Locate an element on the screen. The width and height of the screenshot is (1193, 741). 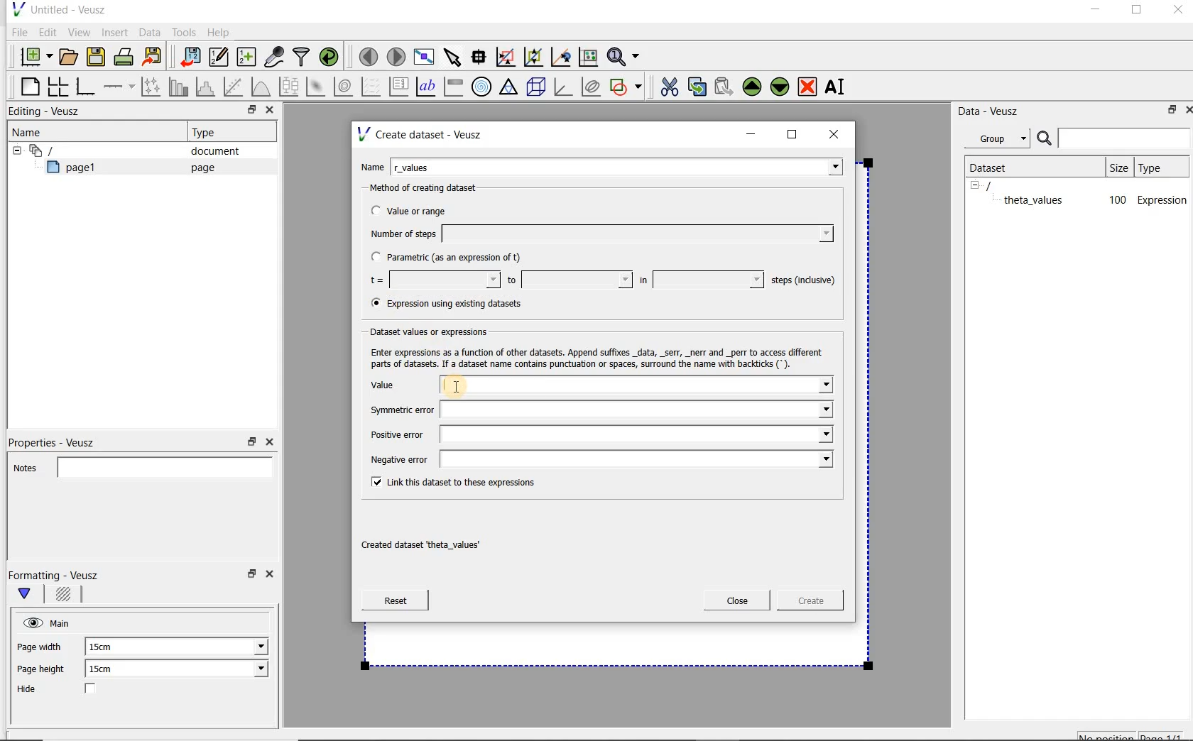
Zoom functions menu is located at coordinates (624, 53).